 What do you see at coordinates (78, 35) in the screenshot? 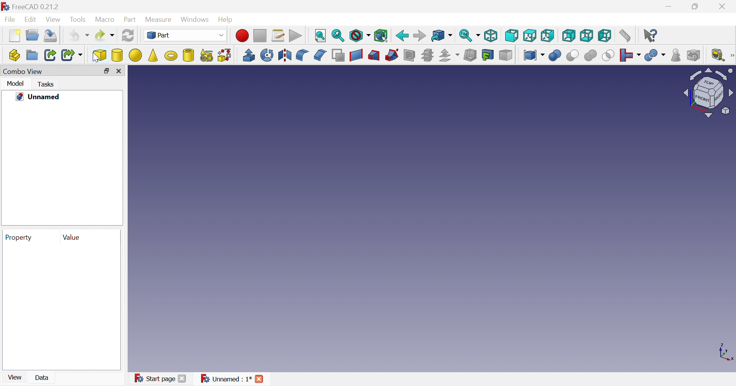
I see `Undo` at bounding box center [78, 35].